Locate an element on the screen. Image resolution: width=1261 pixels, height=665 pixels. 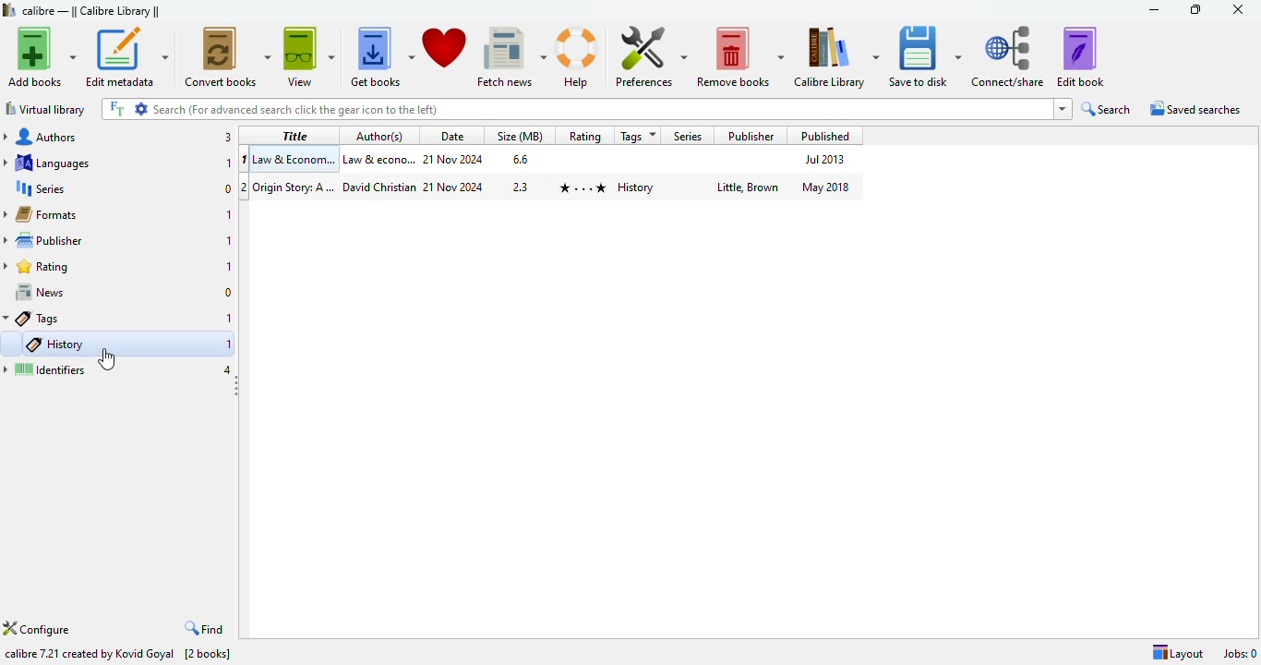
view is located at coordinates (309, 56).